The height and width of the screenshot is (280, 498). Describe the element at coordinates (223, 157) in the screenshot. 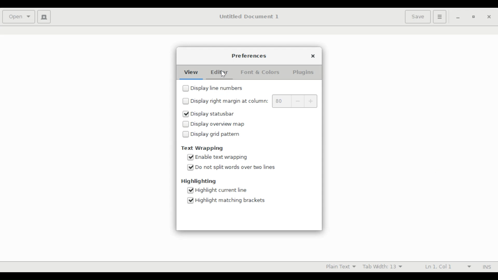

I see `(un)check Enable text wrapping` at that location.